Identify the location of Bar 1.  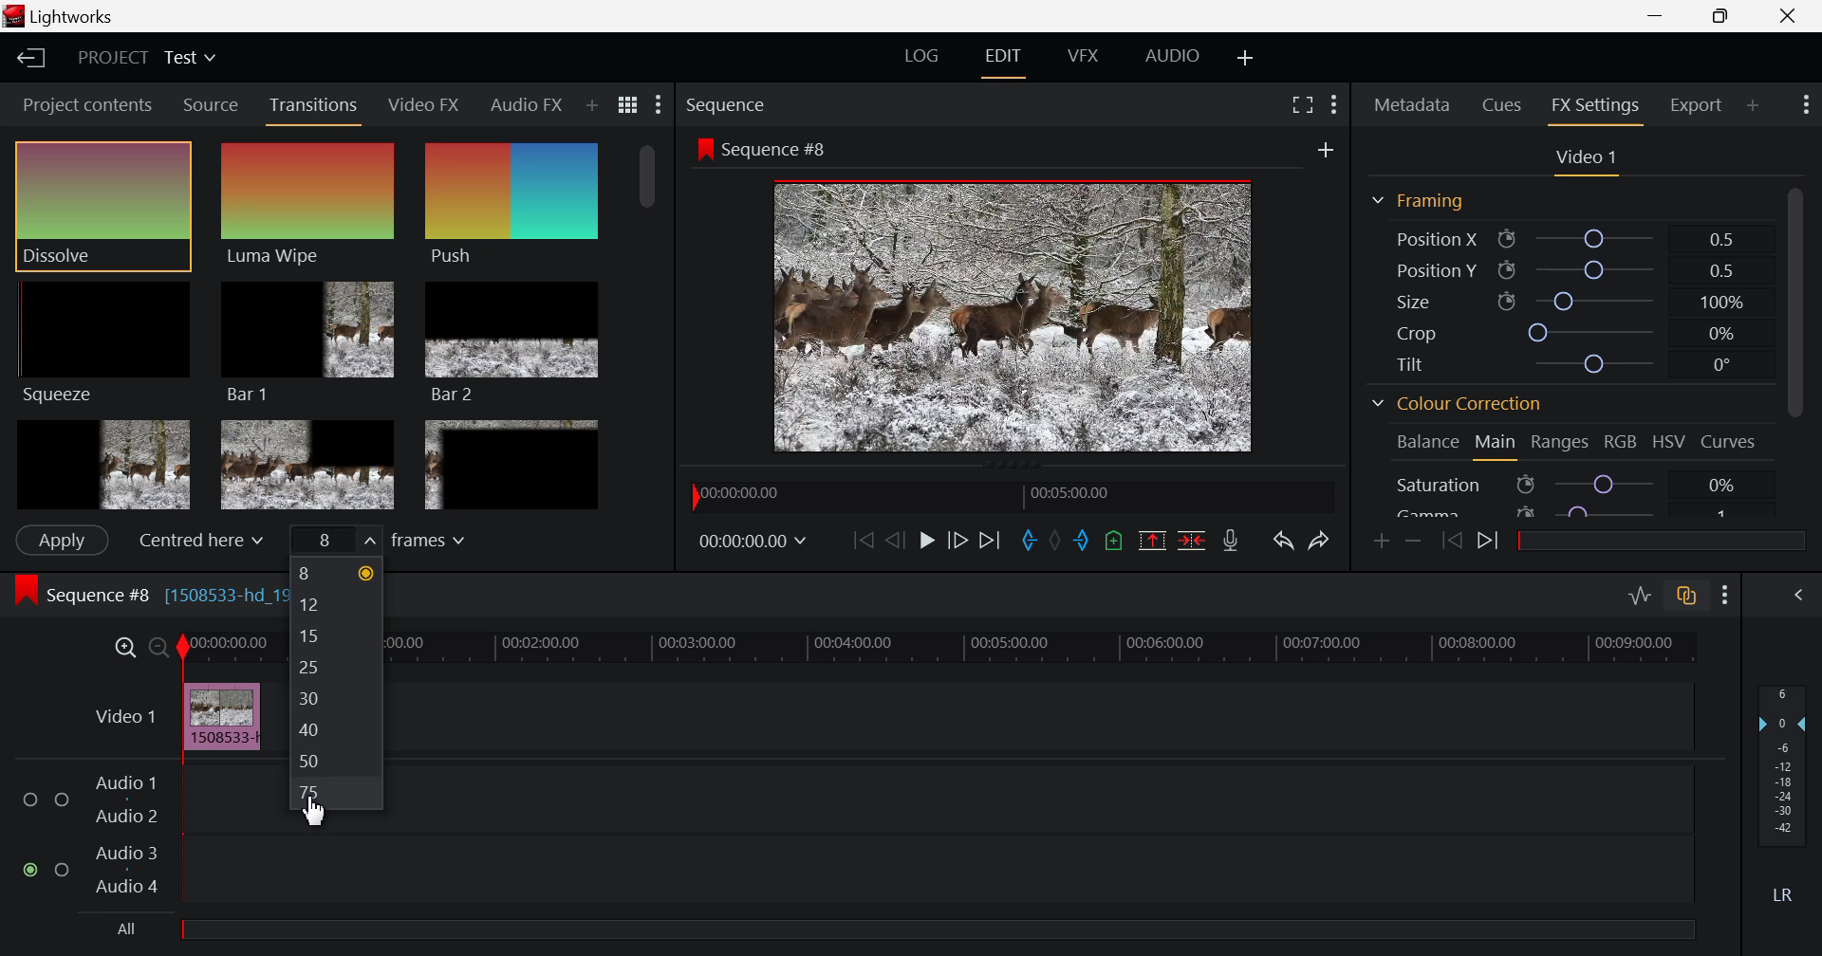
(306, 341).